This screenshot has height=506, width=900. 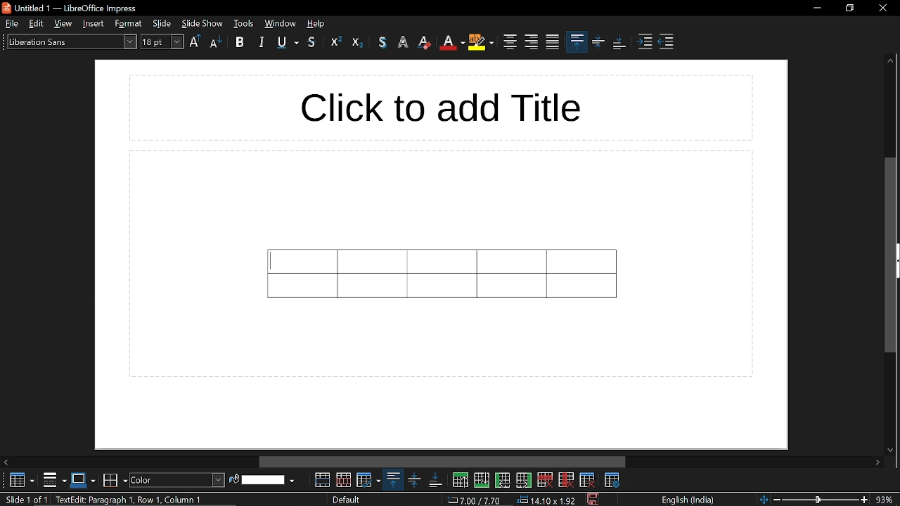 I want to click on lower case, so click(x=217, y=41).